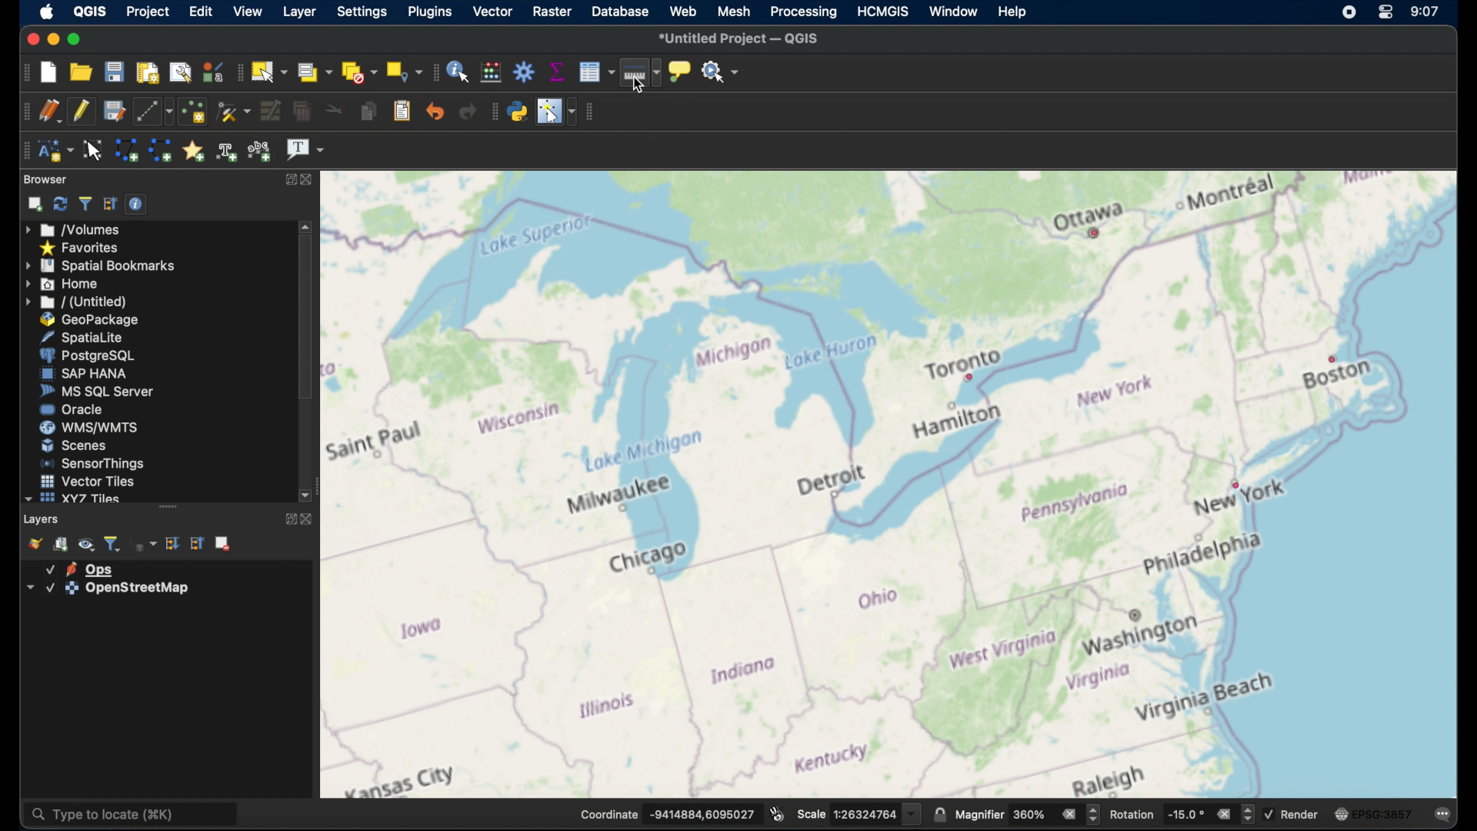  Describe the element at coordinates (115, 71) in the screenshot. I see `save project` at that location.